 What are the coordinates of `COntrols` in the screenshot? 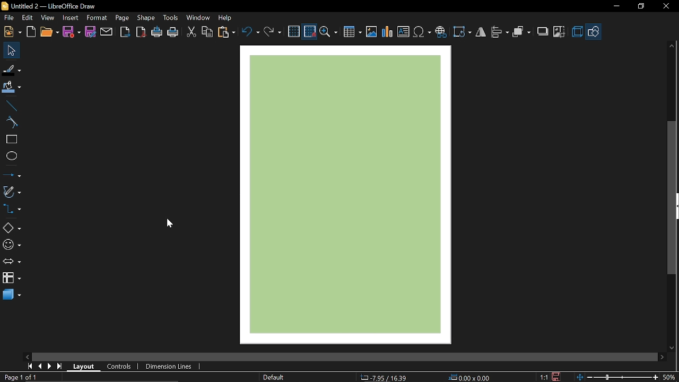 It's located at (122, 366).